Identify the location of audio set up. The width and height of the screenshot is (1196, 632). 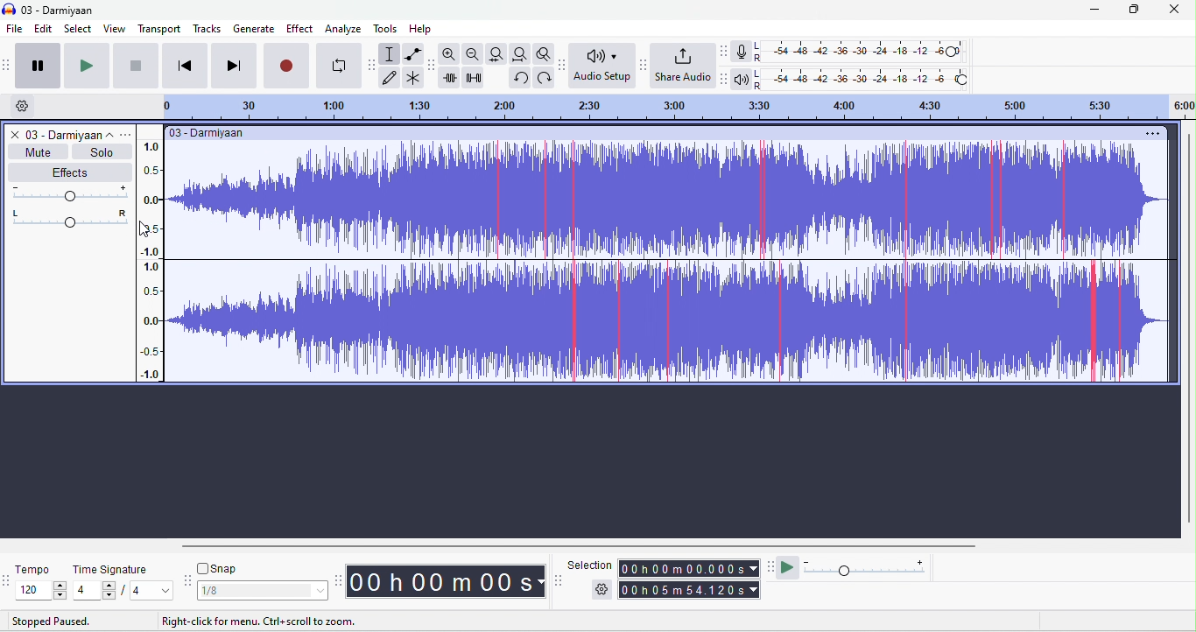
(603, 65).